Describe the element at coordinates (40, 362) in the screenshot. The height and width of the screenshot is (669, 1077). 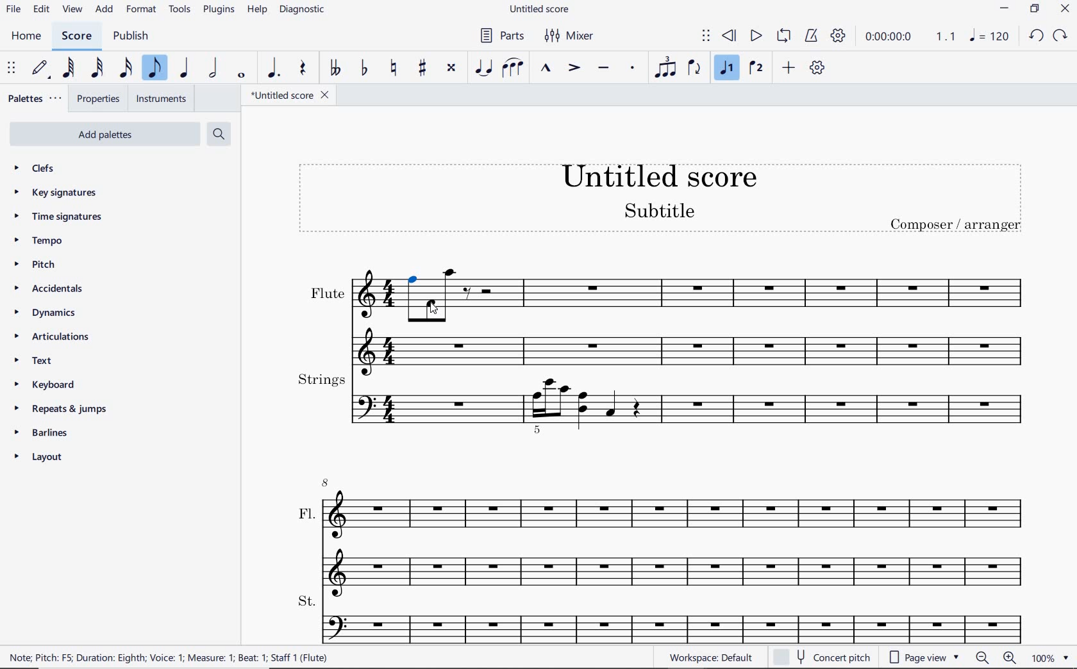
I see `text` at that location.